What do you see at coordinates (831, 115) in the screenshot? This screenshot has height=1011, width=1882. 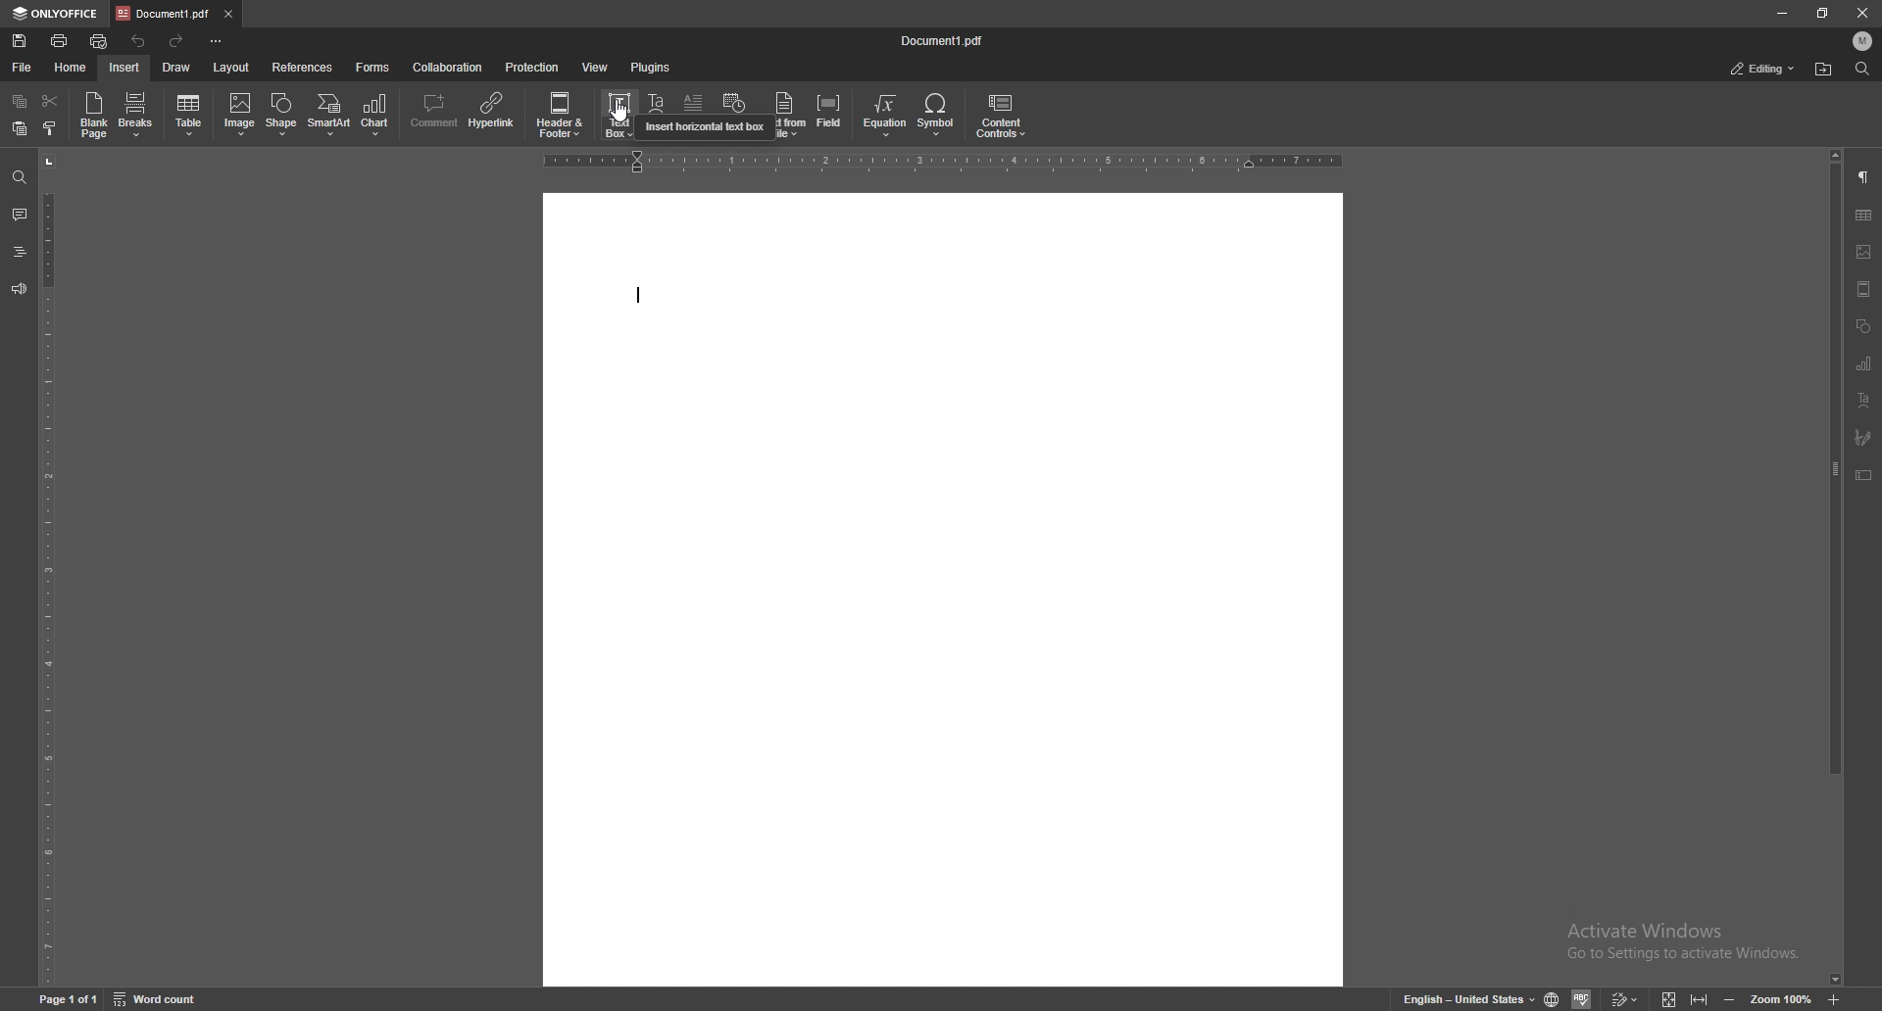 I see `field` at bounding box center [831, 115].